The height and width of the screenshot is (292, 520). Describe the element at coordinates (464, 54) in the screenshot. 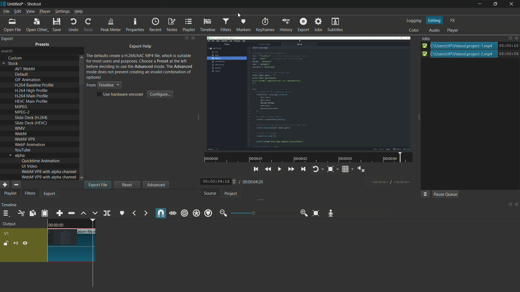

I see `progress bar` at that location.